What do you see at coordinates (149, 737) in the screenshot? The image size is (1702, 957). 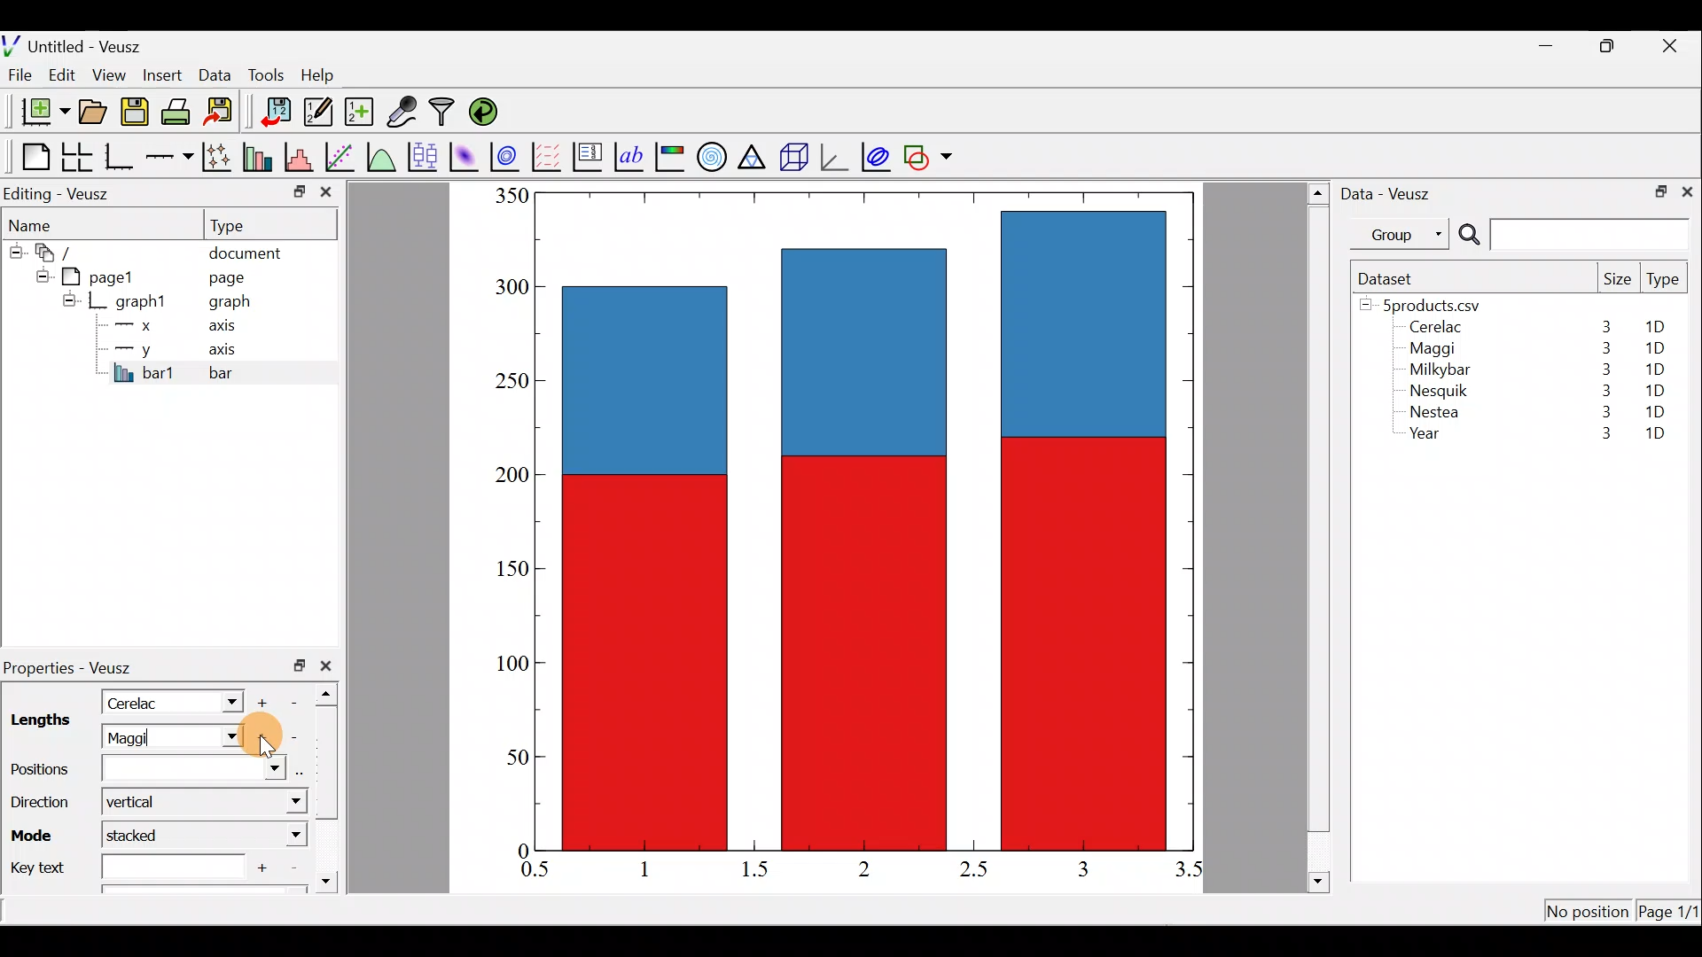 I see `Maggi` at bounding box center [149, 737].